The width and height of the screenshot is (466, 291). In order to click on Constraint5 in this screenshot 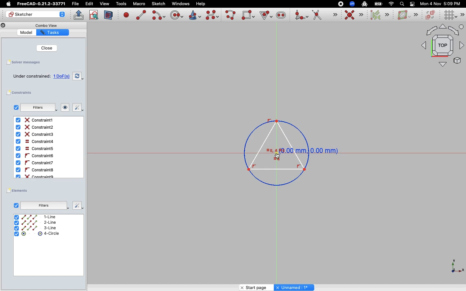, I will do `click(35, 149)`.